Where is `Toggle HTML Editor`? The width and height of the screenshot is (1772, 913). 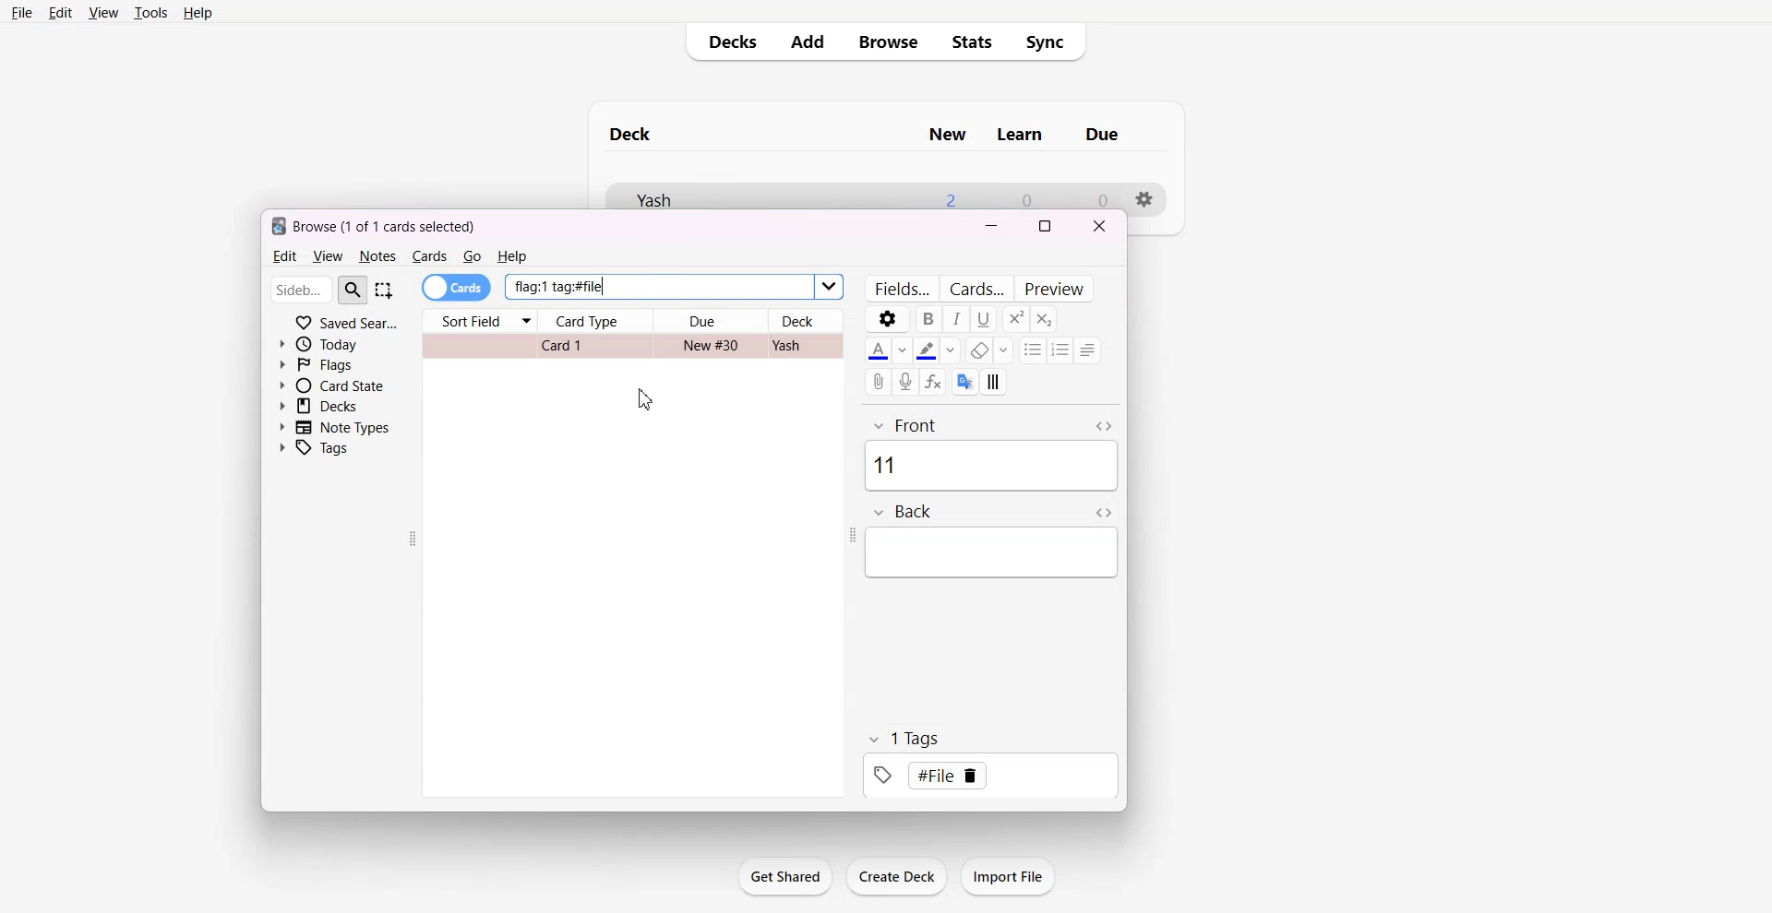 Toggle HTML Editor is located at coordinates (1097, 515).